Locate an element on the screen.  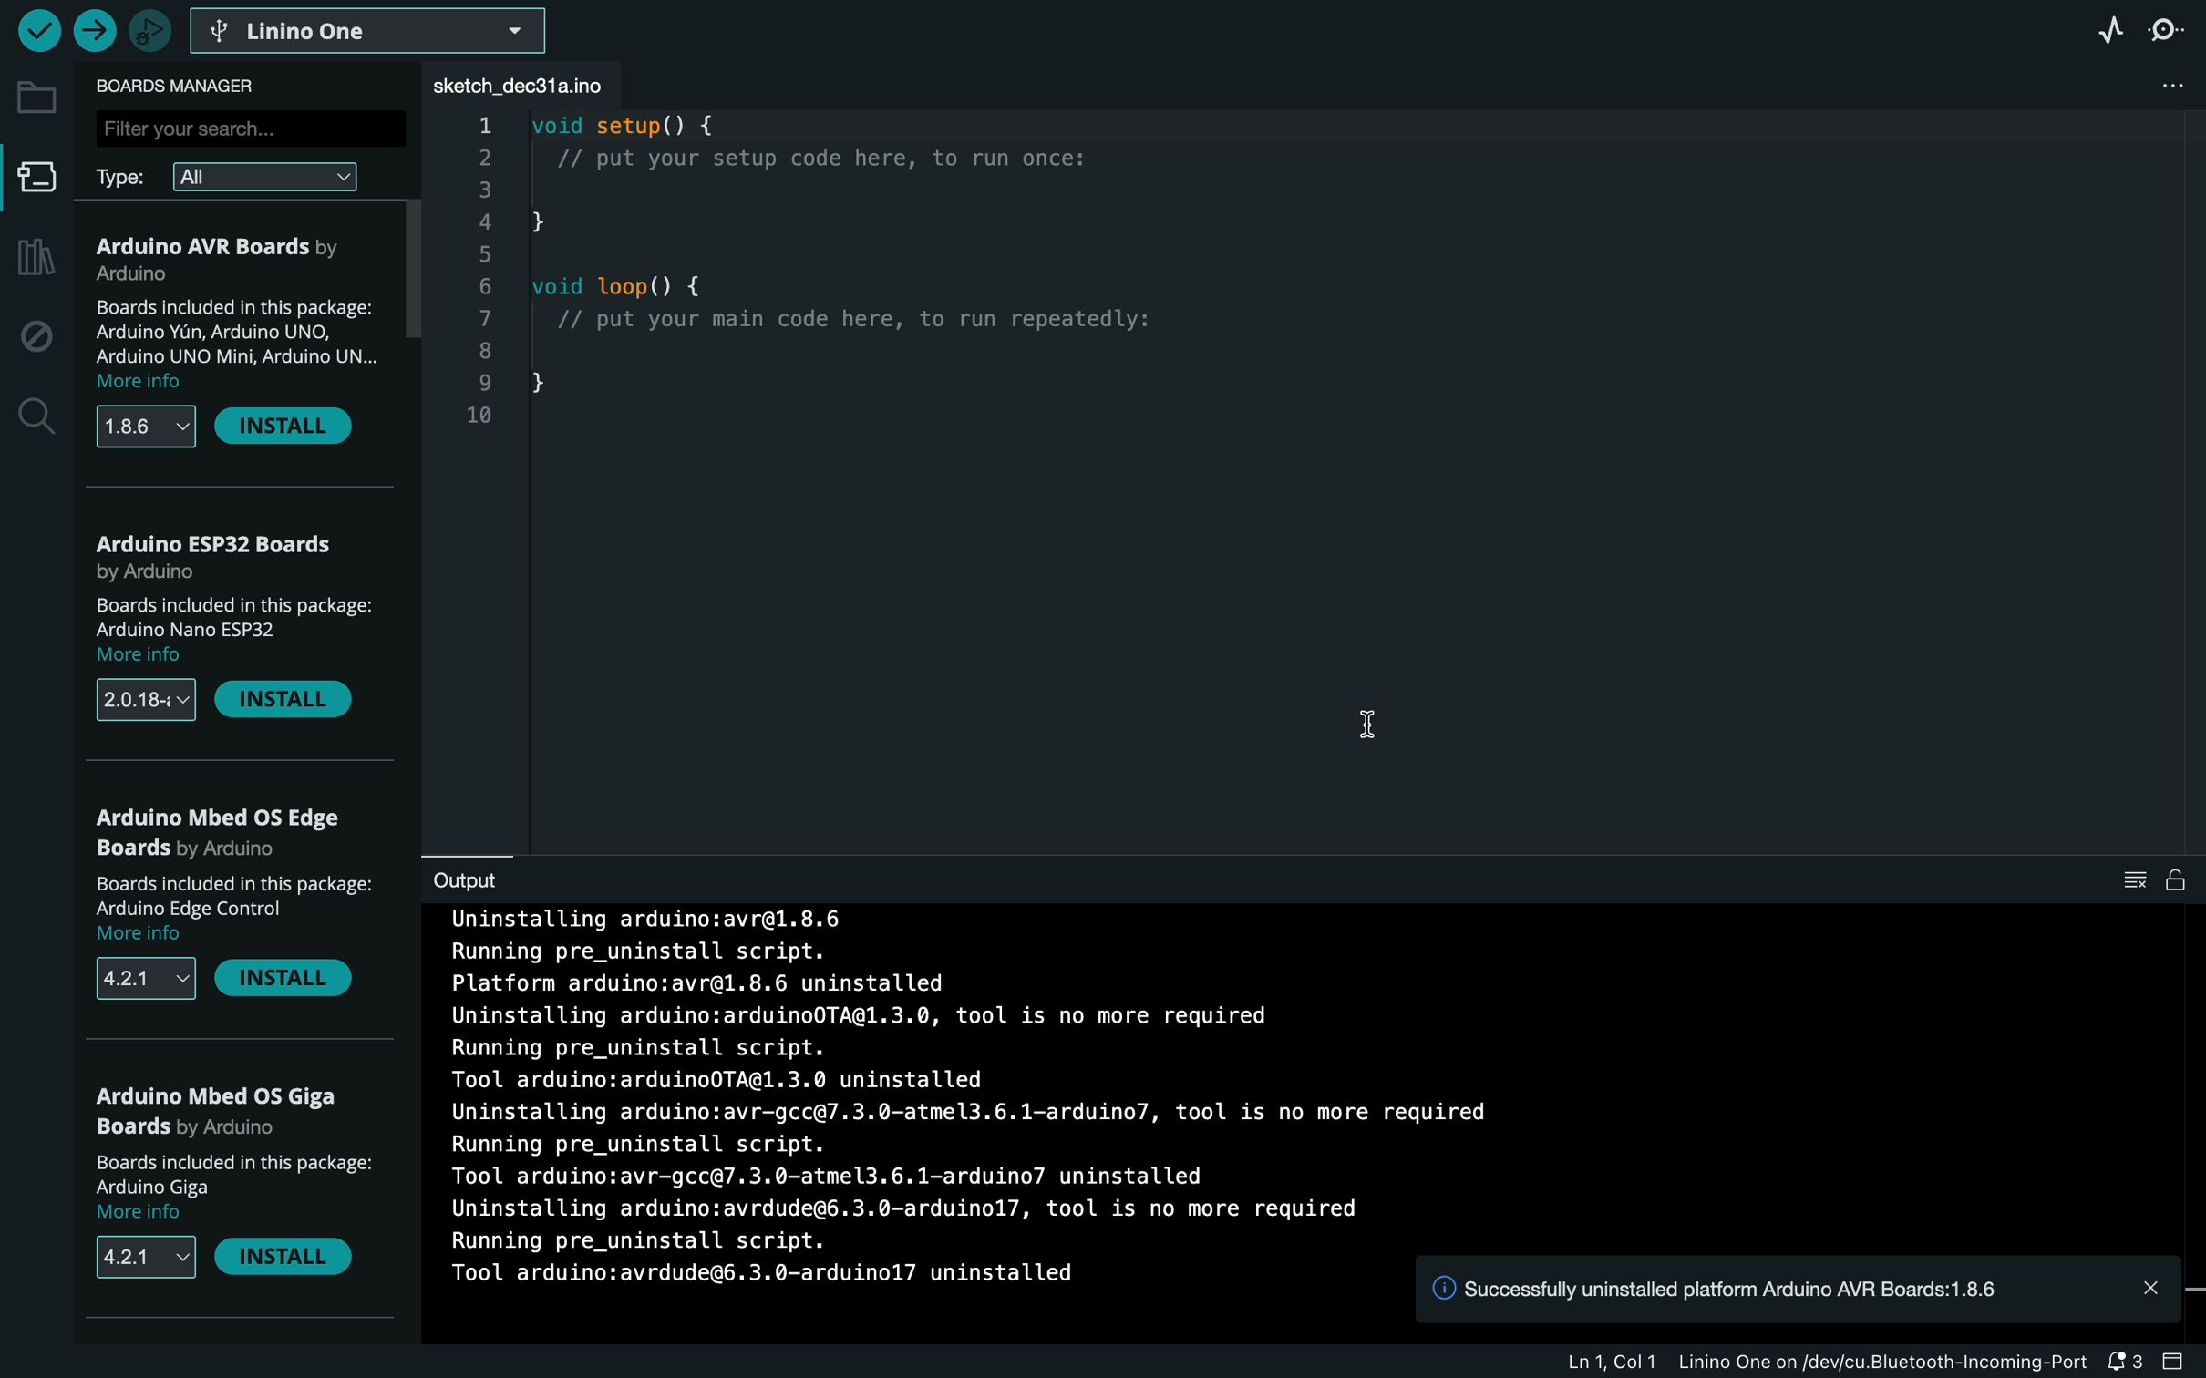
code is located at coordinates (861, 281).